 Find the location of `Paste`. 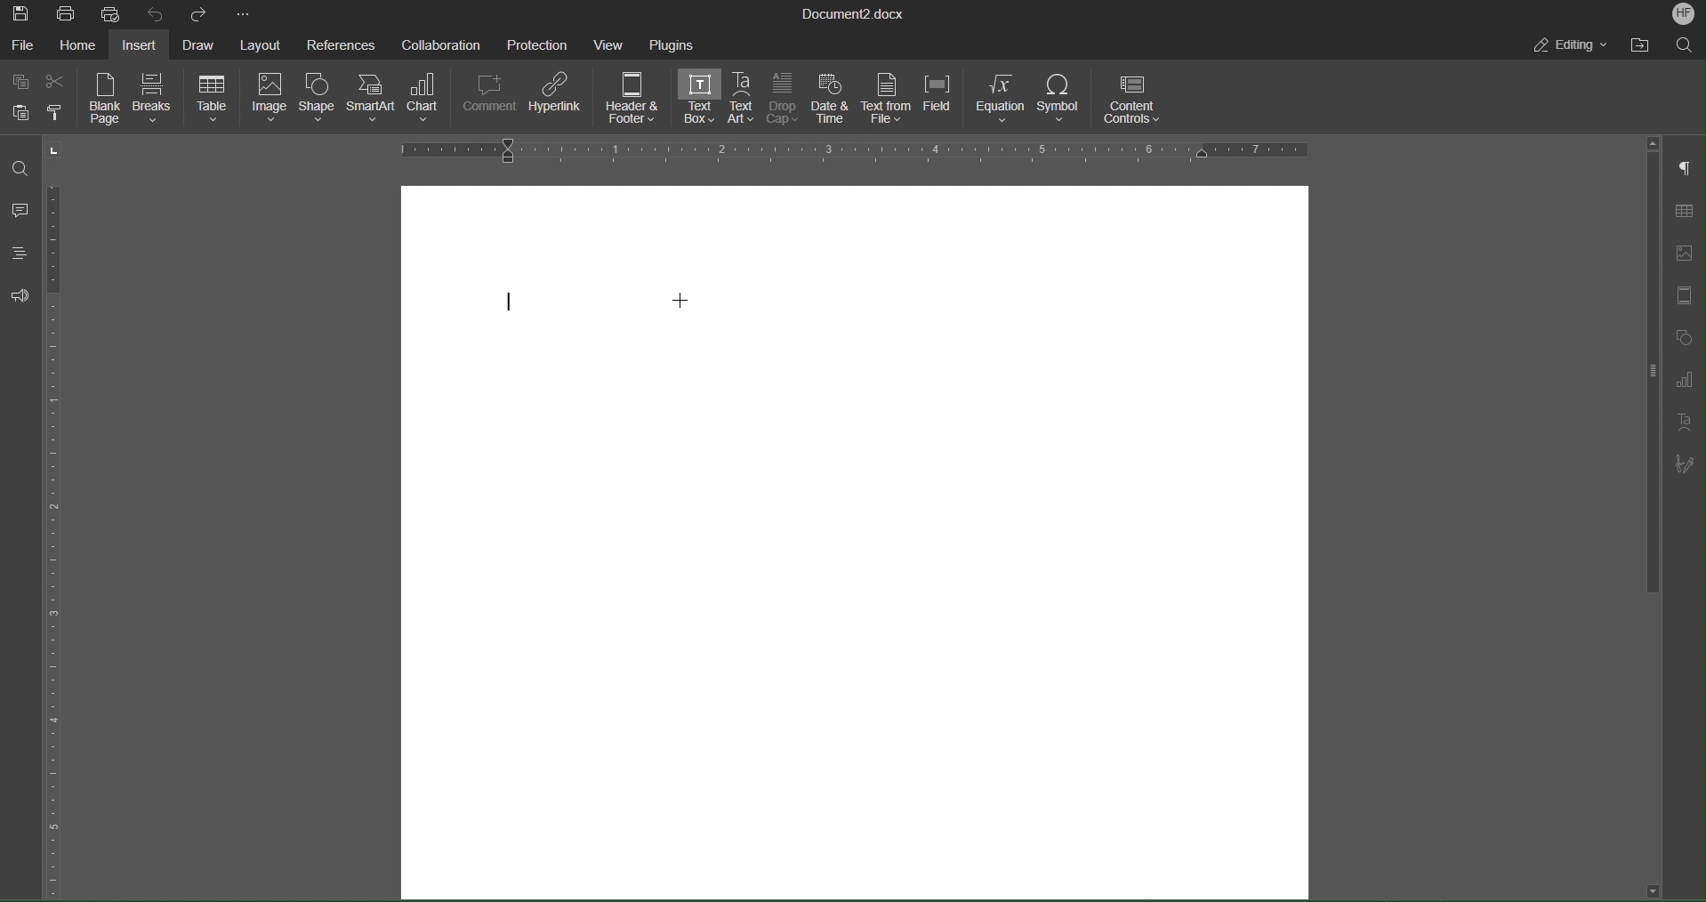

Paste is located at coordinates (20, 112).